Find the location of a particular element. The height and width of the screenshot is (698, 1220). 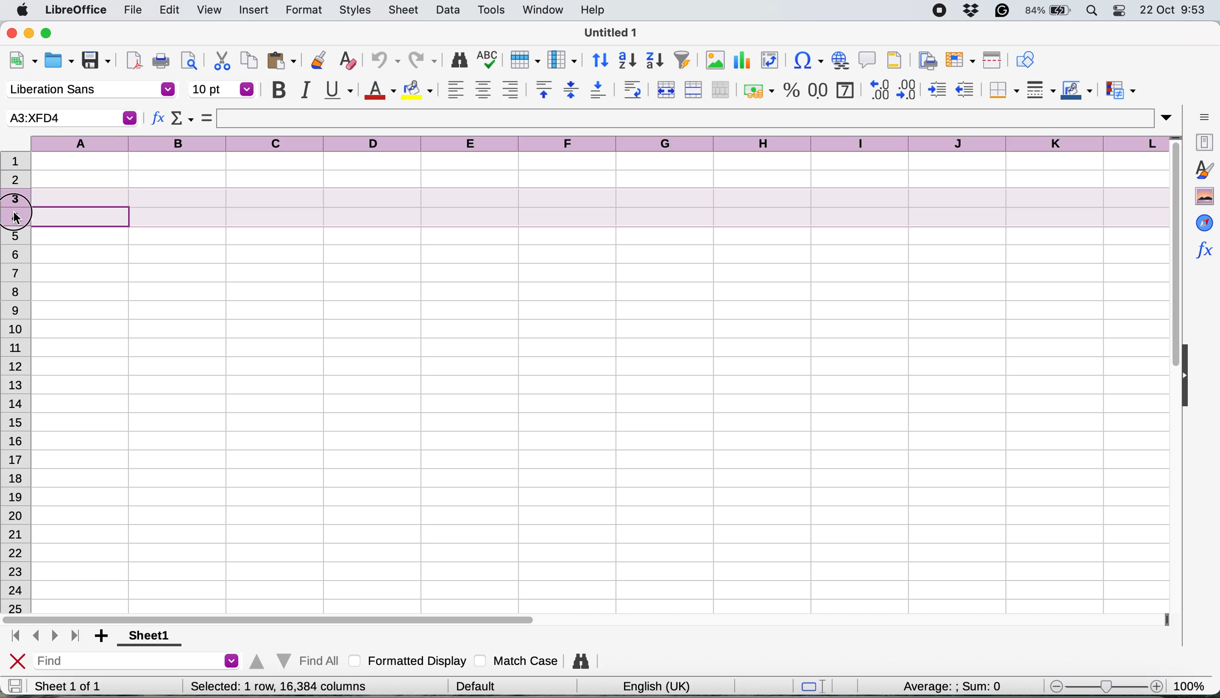

merge is located at coordinates (692, 90).